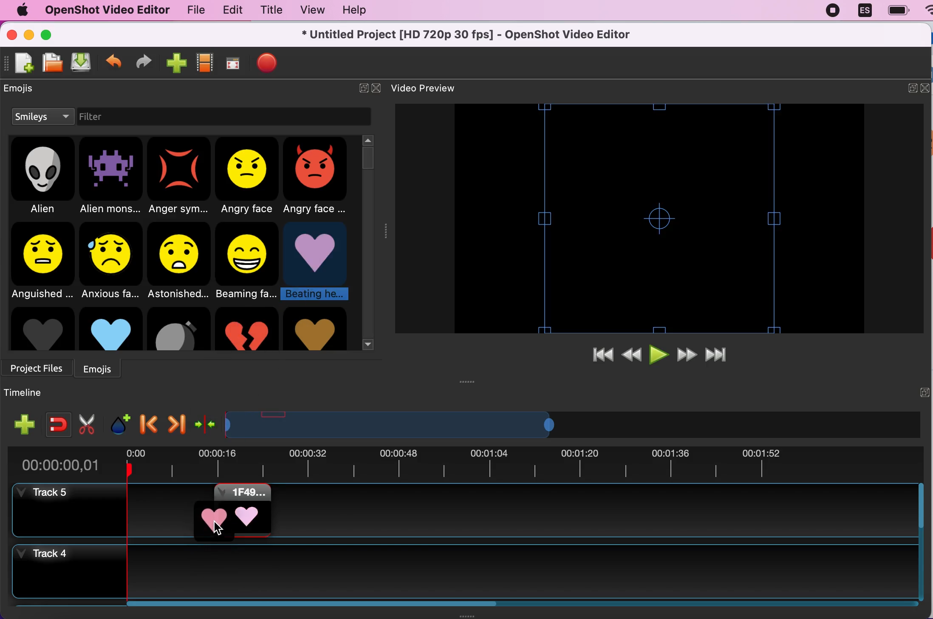  I want to click on language, so click(861, 11).